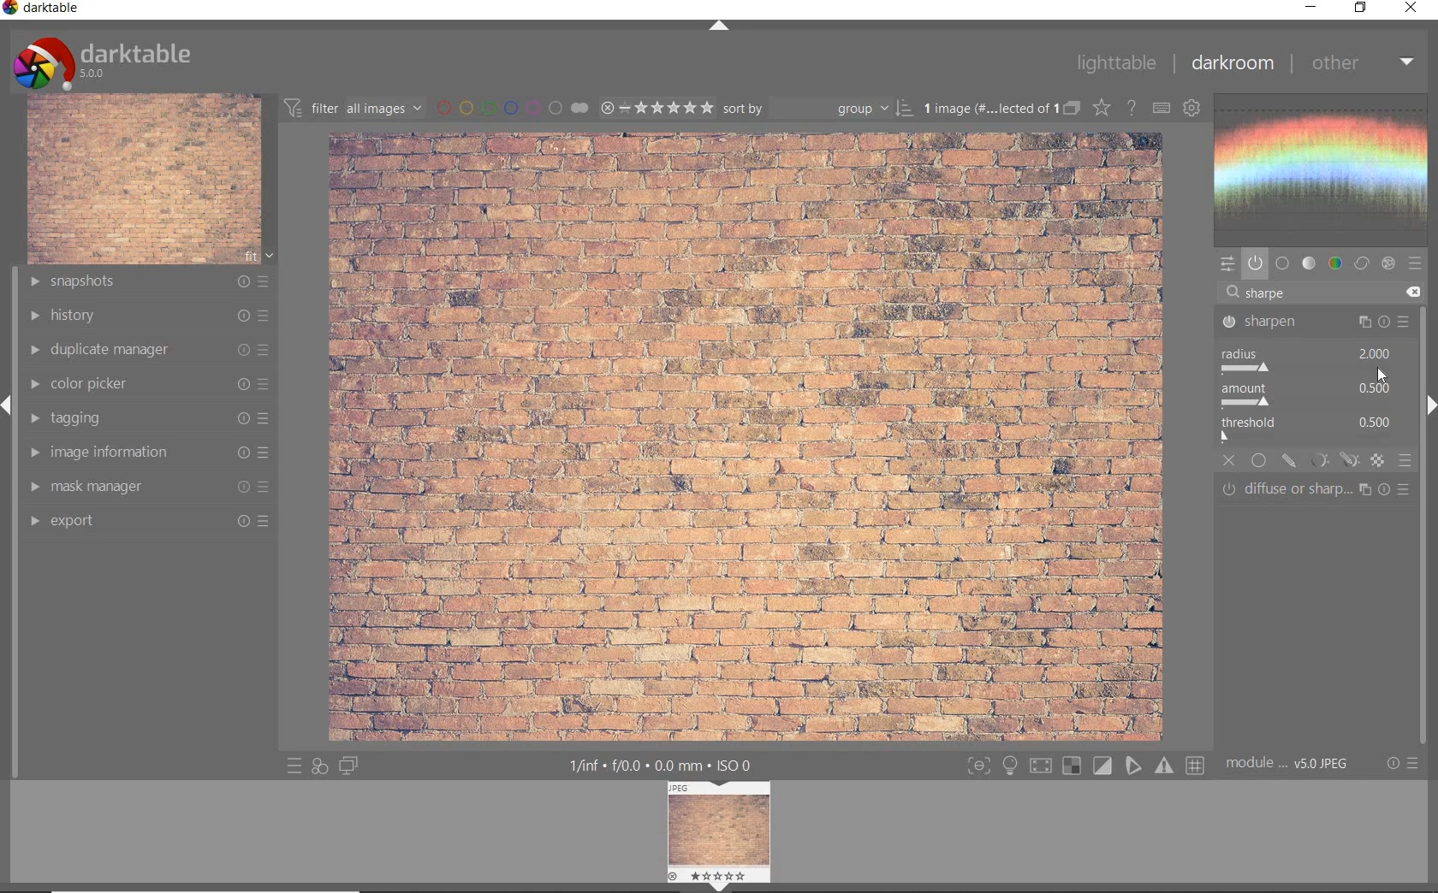  Describe the element at coordinates (1230, 461) in the screenshot. I see `CLOSE` at that location.